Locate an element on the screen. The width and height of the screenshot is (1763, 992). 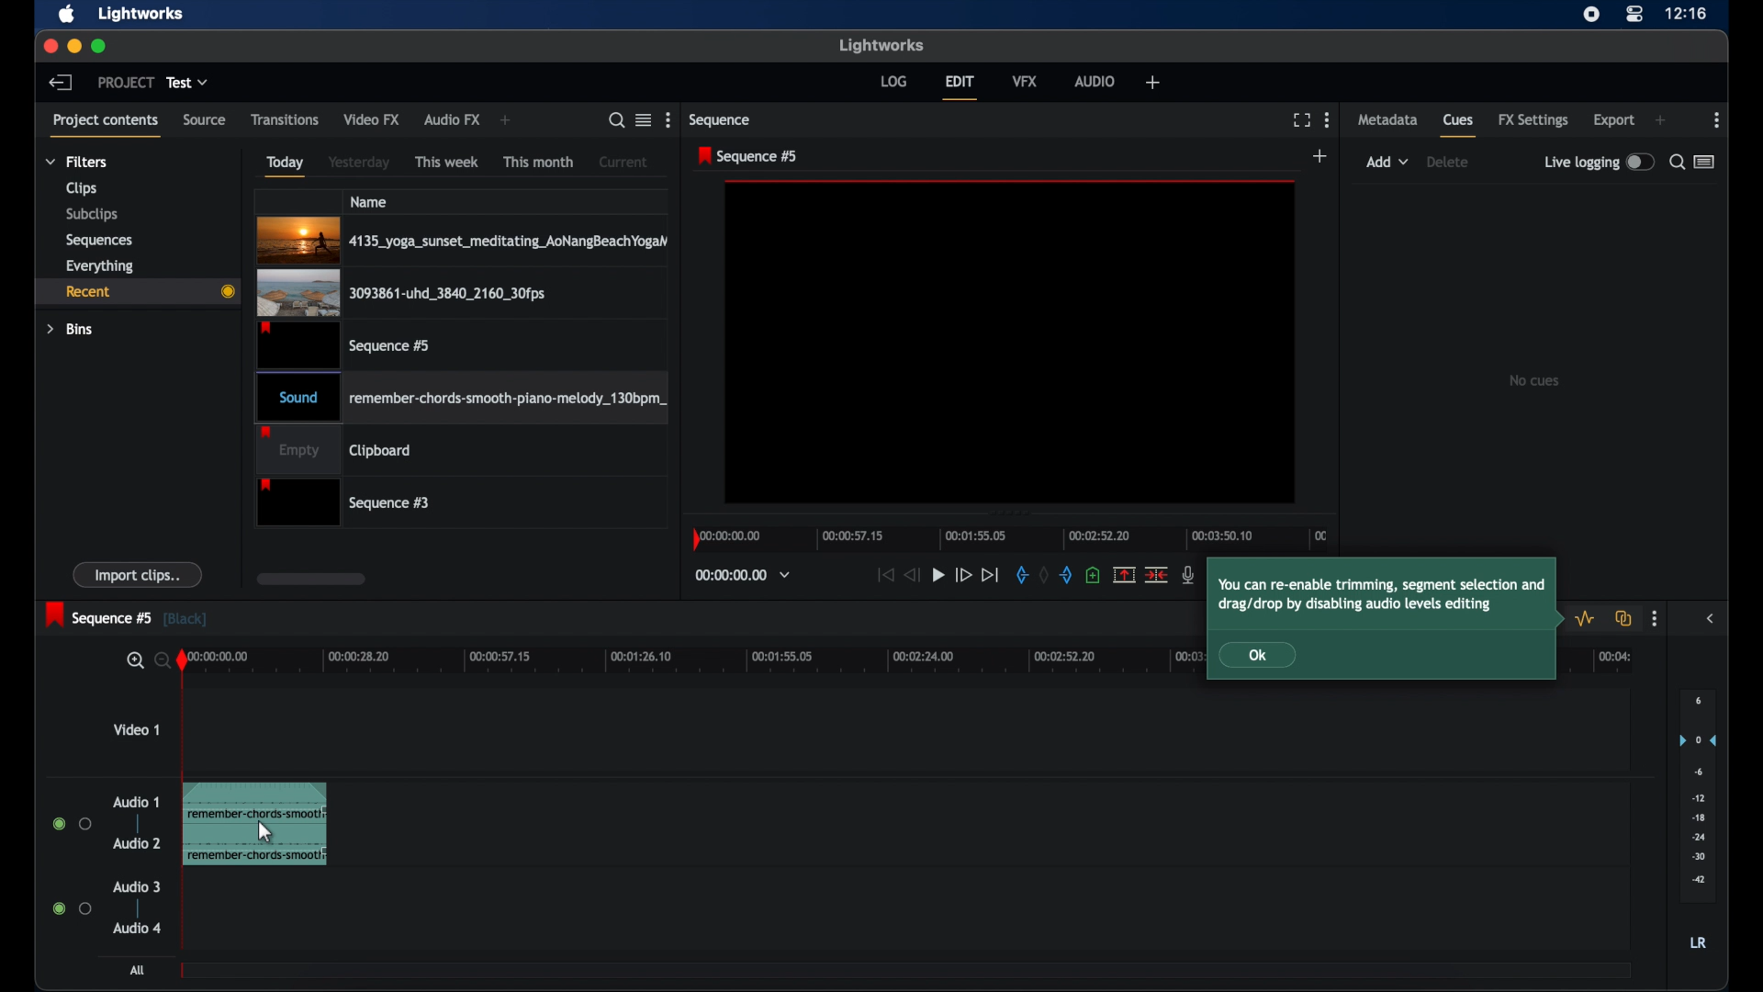
4135_yoga_sunset_meditating_AoNangBeachYogaN is located at coordinates (464, 239).